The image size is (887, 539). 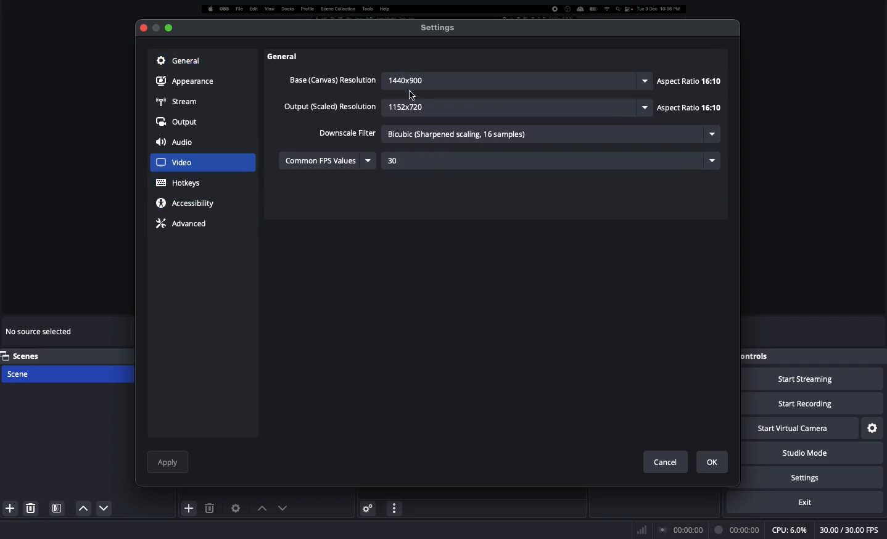 I want to click on Source preferences, so click(x=234, y=508).